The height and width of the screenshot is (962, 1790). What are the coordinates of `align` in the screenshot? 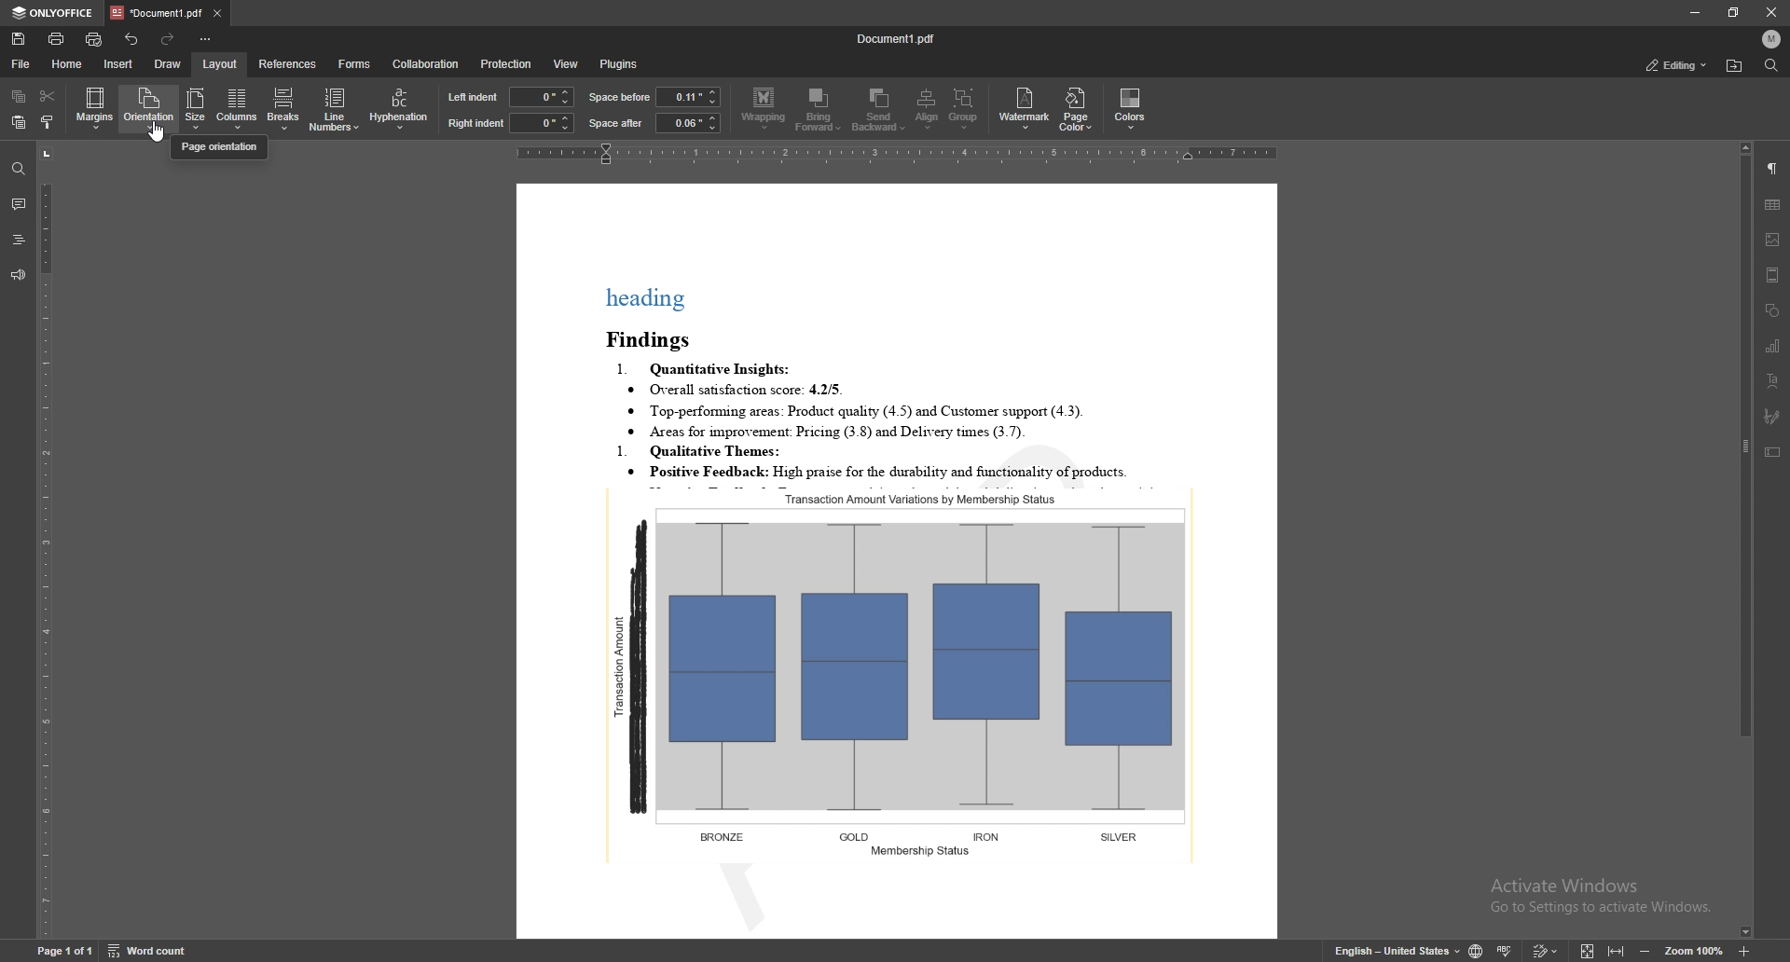 It's located at (927, 108).